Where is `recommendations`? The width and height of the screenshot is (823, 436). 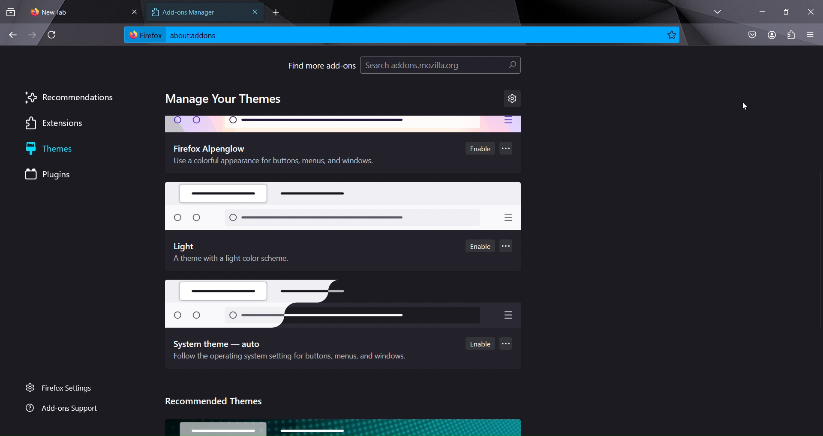
recommendations is located at coordinates (69, 97).